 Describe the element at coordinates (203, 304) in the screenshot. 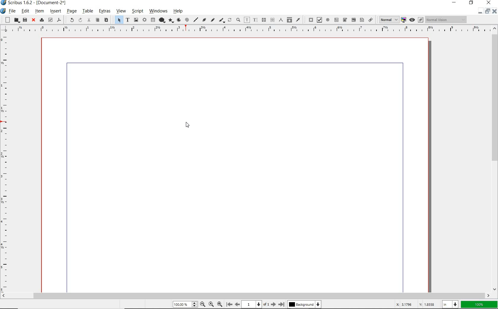

I see `zoom out` at that location.